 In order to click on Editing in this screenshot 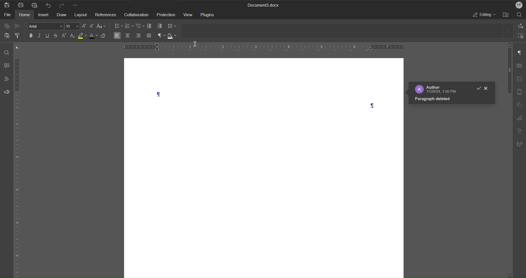, I will do `click(484, 15)`.